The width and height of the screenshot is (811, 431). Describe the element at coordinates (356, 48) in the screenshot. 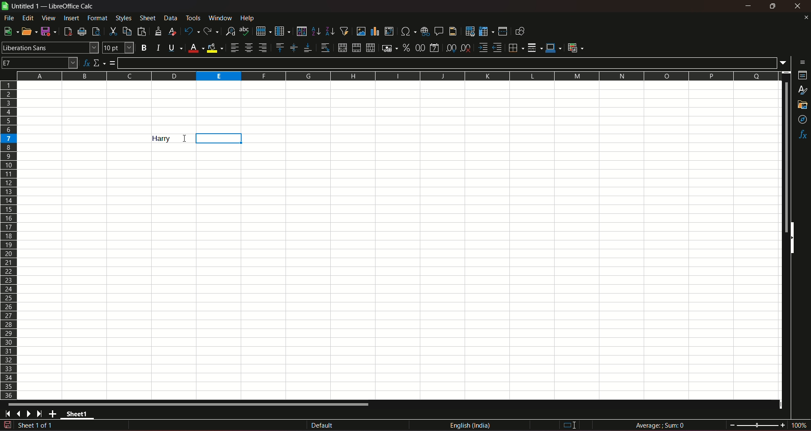

I see `merge` at that location.